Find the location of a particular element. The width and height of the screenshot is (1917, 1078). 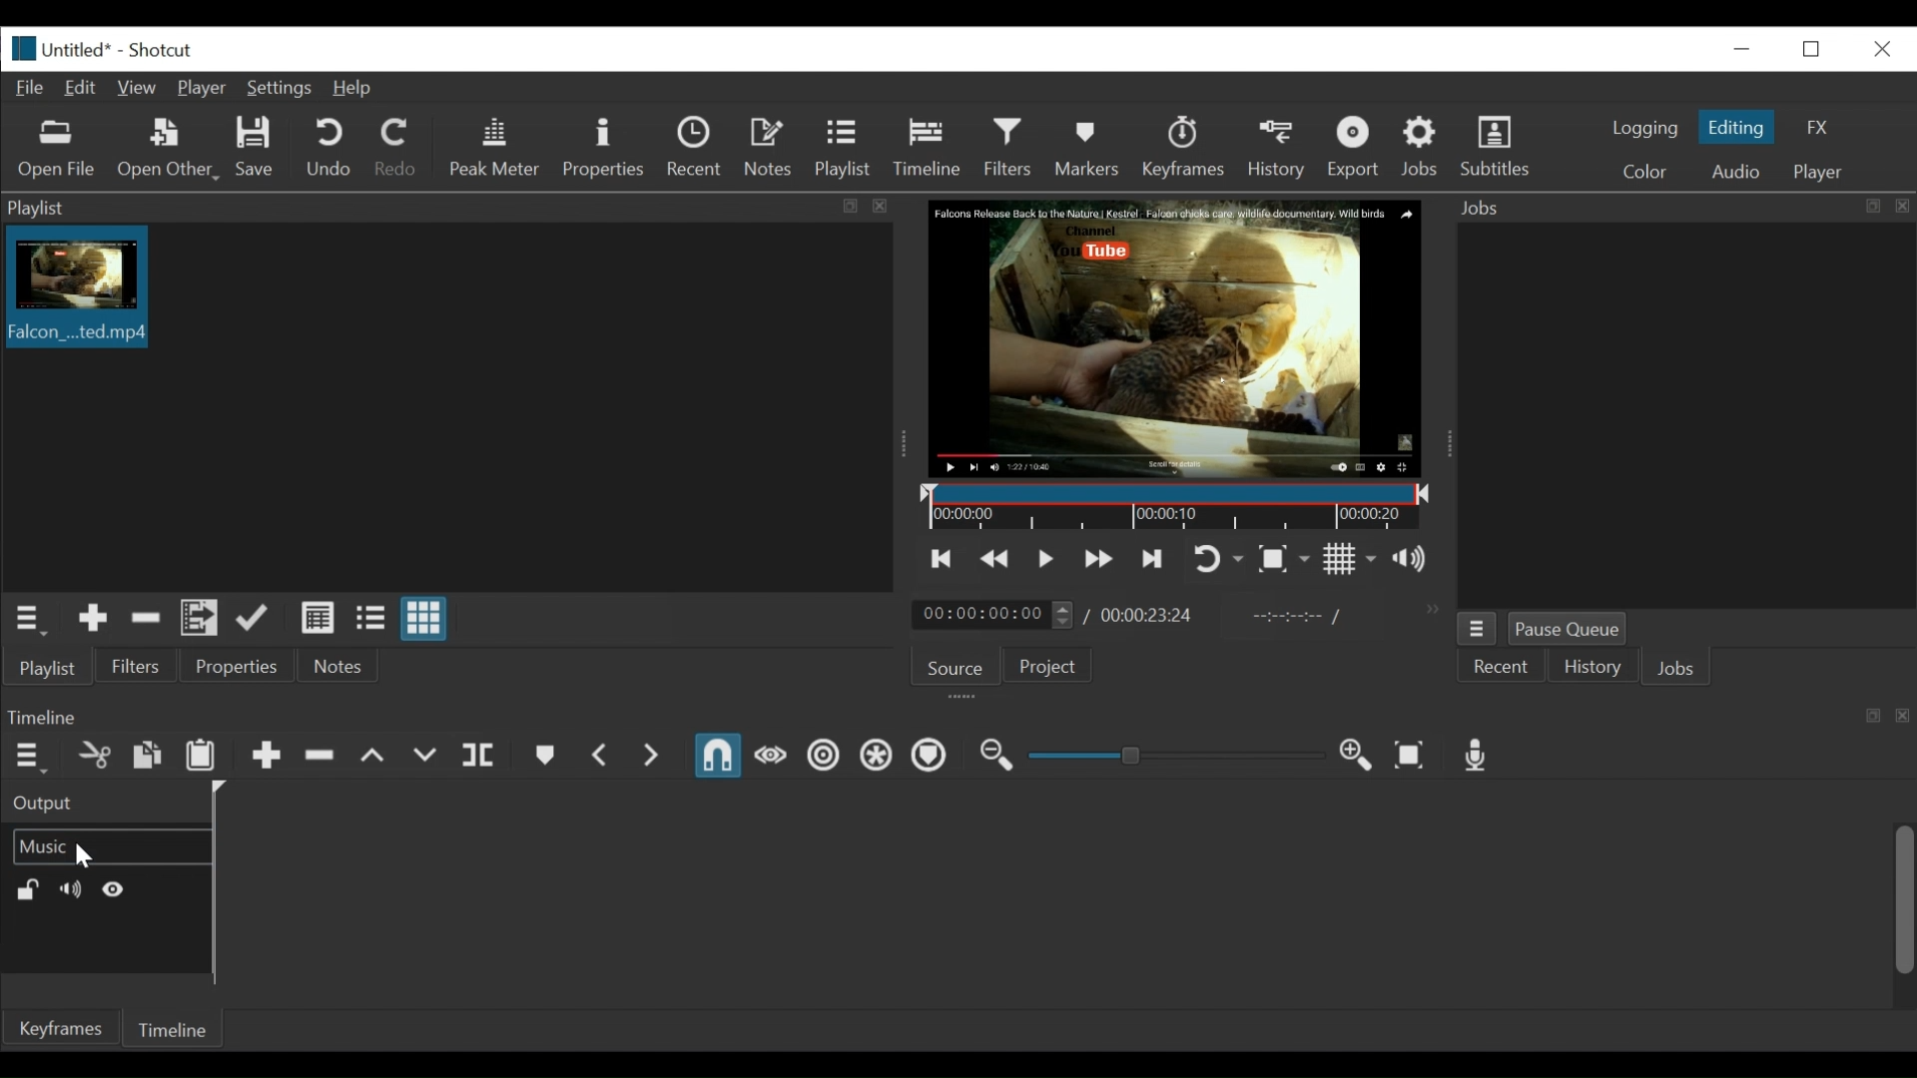

Add Source the playlist is located at coordinates (92, 620).